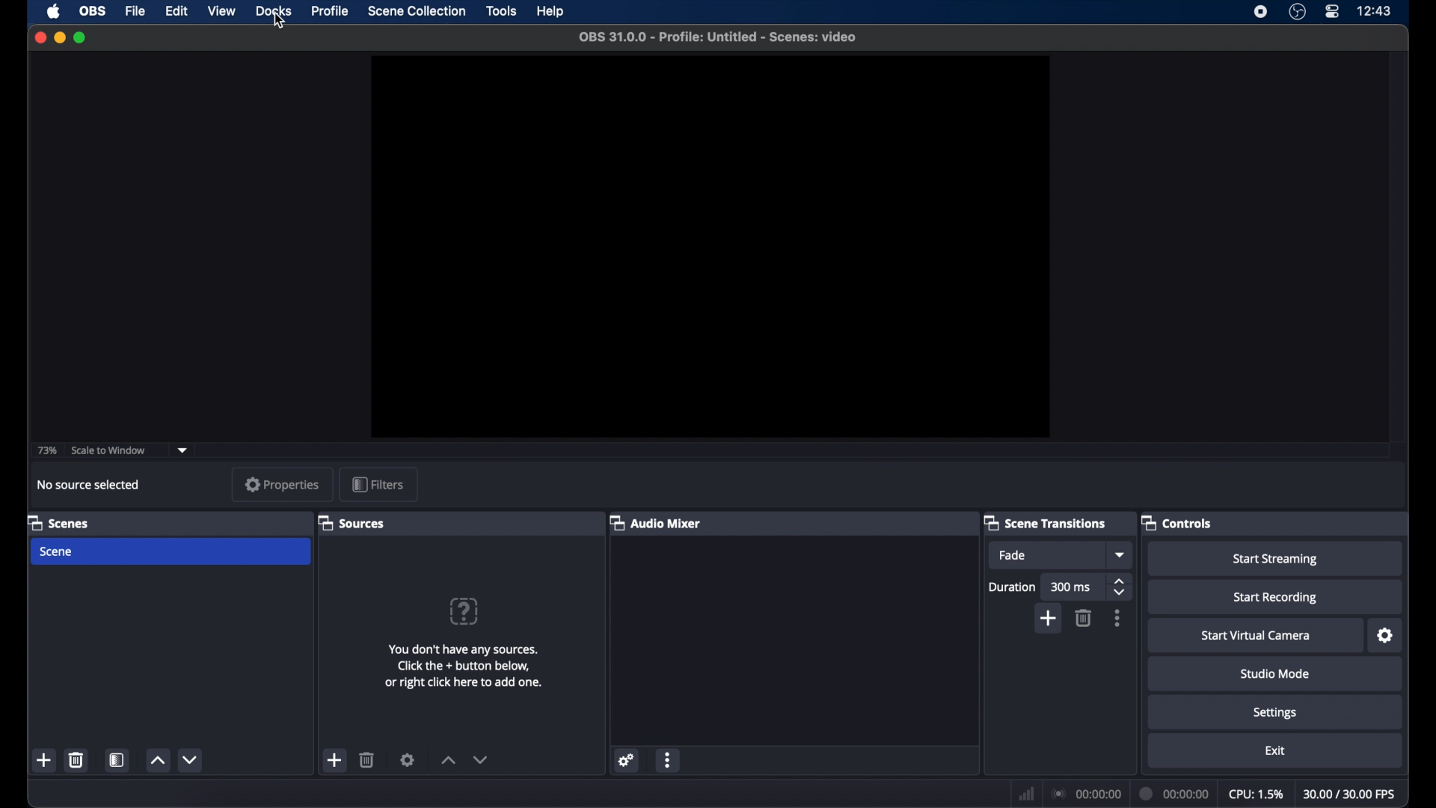  Describe the element at coordinates (45, 760) in the screenshot. I see `add` at that location.